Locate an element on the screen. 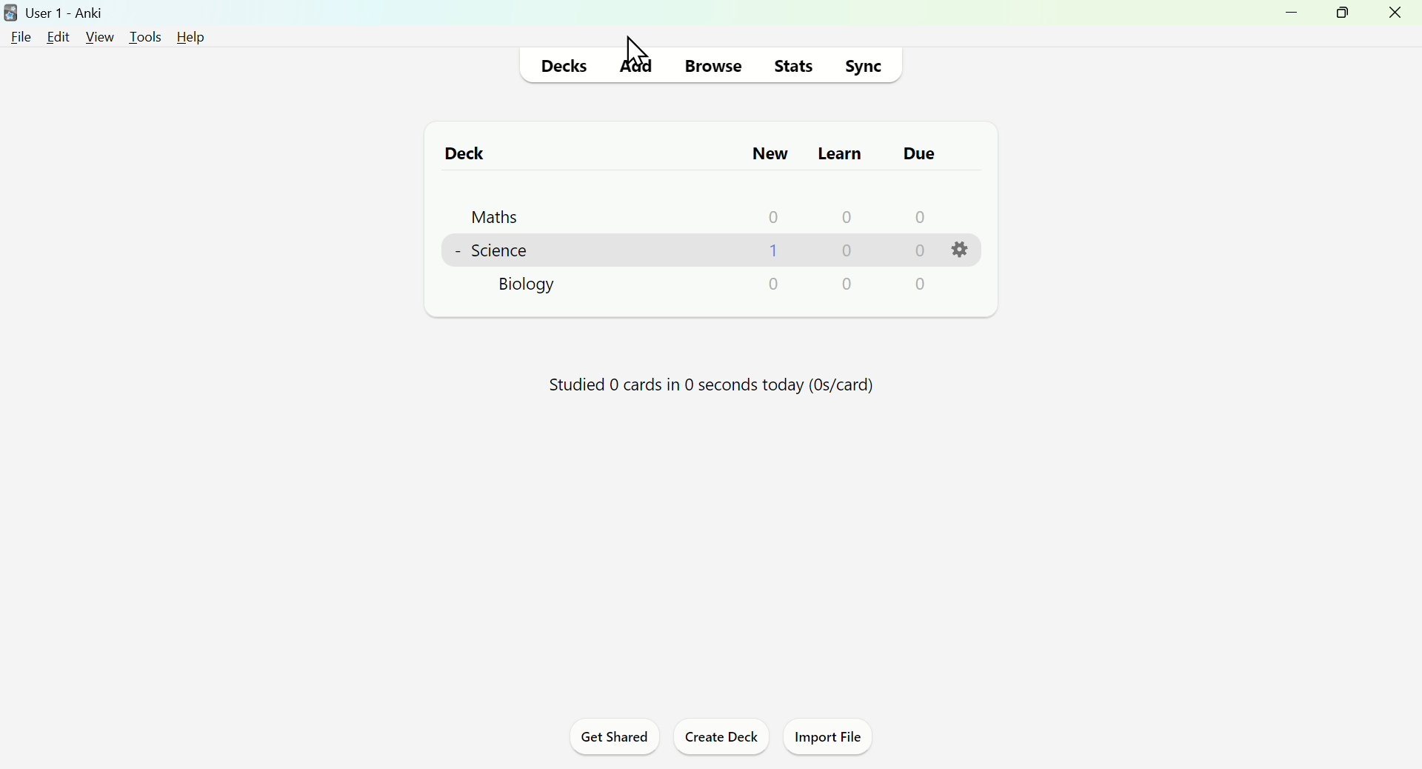  maximize is located at coordinates (1341, 13).